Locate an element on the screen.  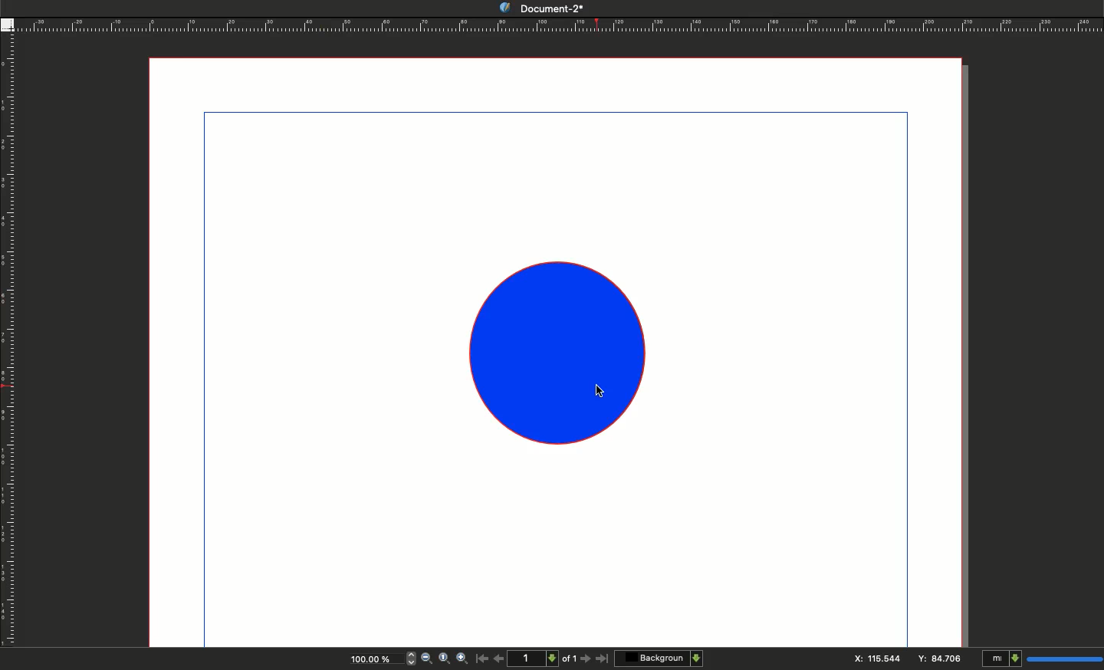
of 1 is located at coordinates (570, 661).